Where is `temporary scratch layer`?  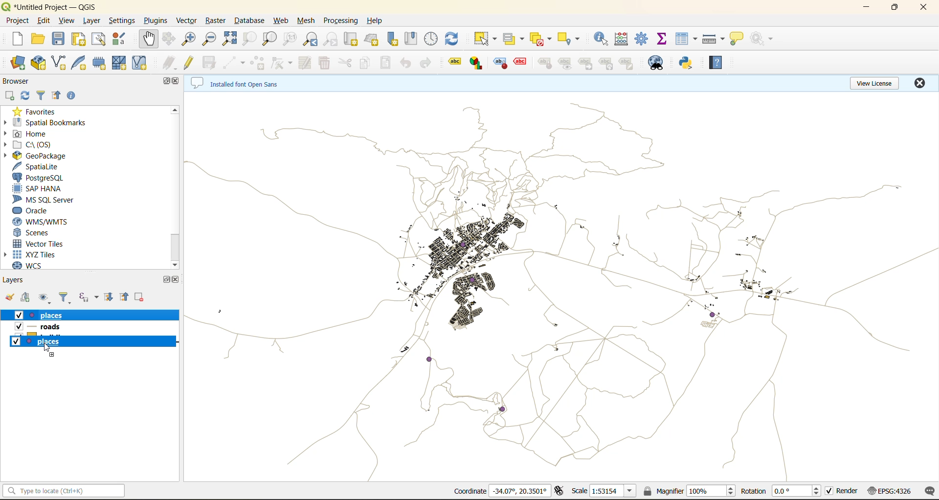 temporary scratch layer is located at coordinates (101, 64).